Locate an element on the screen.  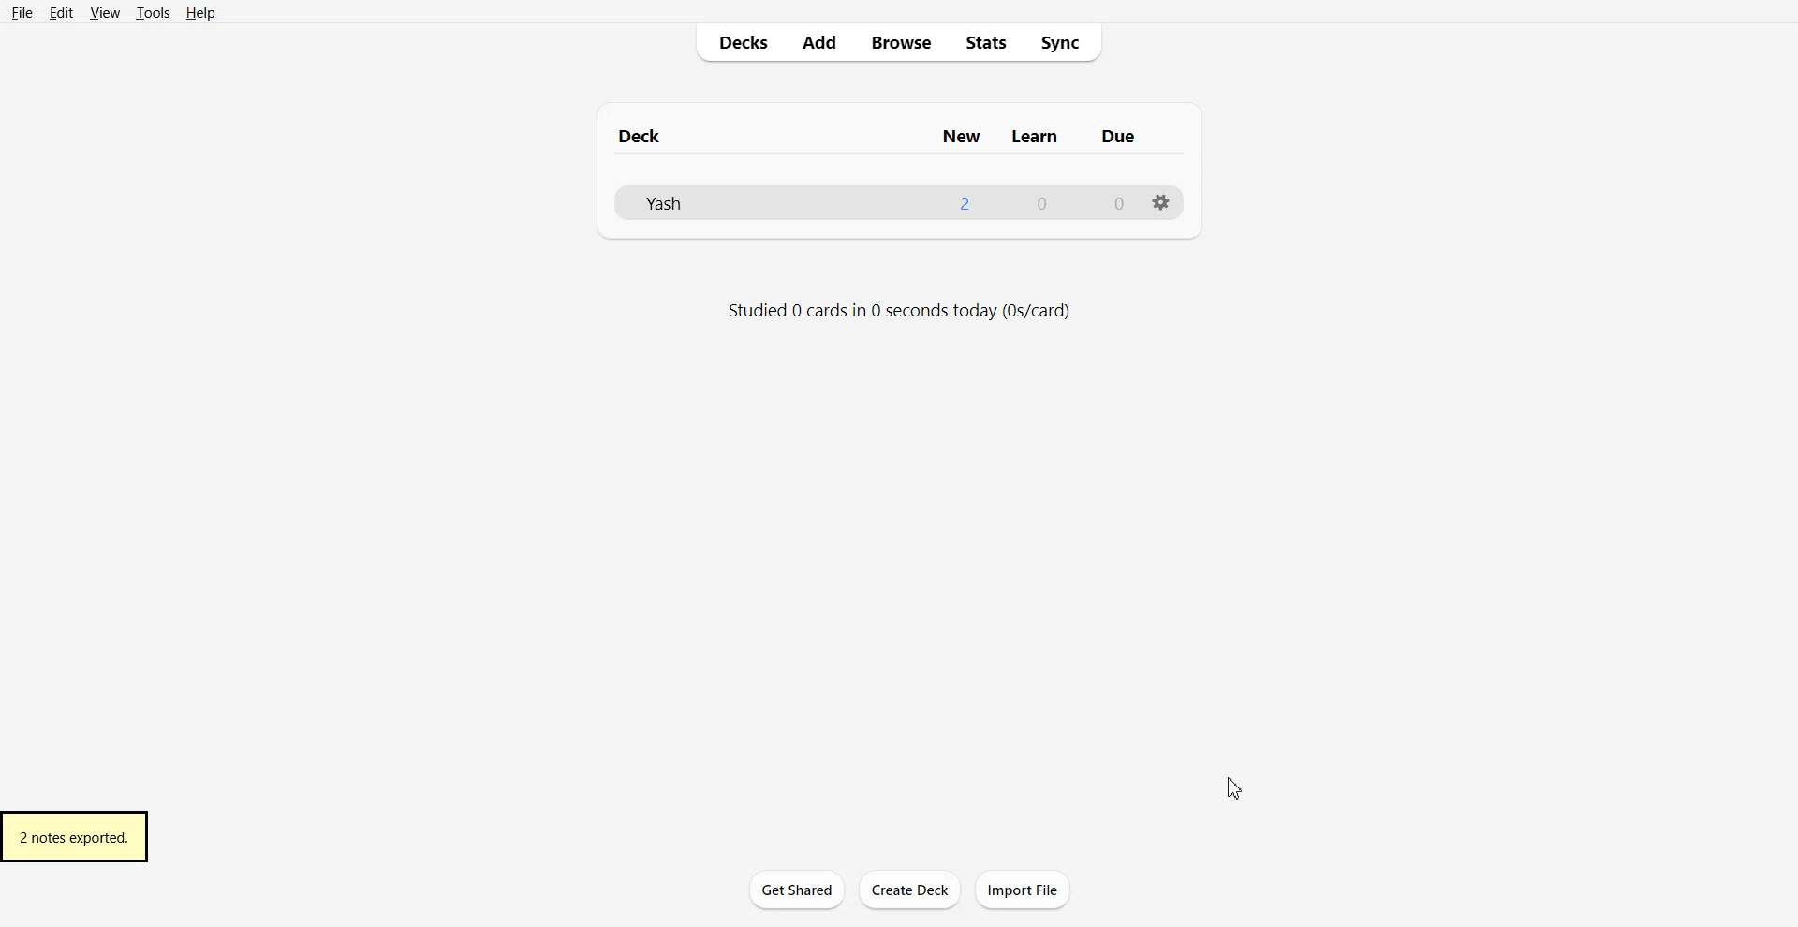
options is located at coordinates (1161, 202).